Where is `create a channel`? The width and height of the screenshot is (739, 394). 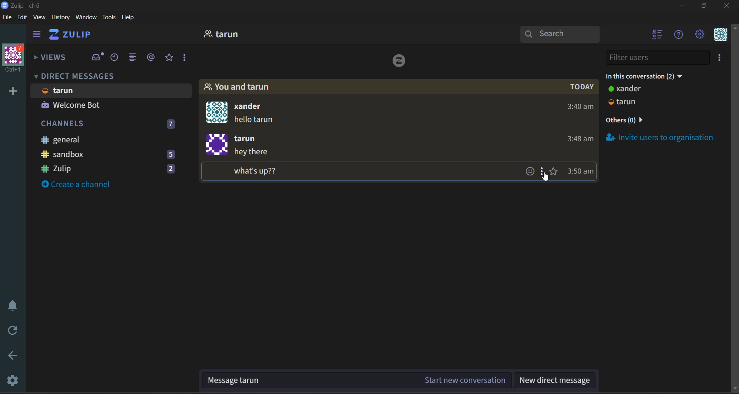
create a channel is located at coordinates (81, 184).